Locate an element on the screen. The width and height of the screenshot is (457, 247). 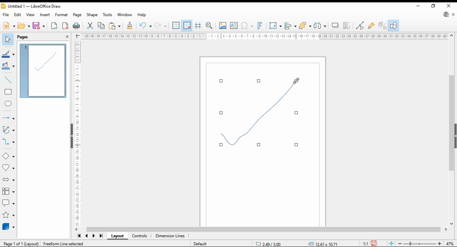
page is located at coordinates (77, 15).